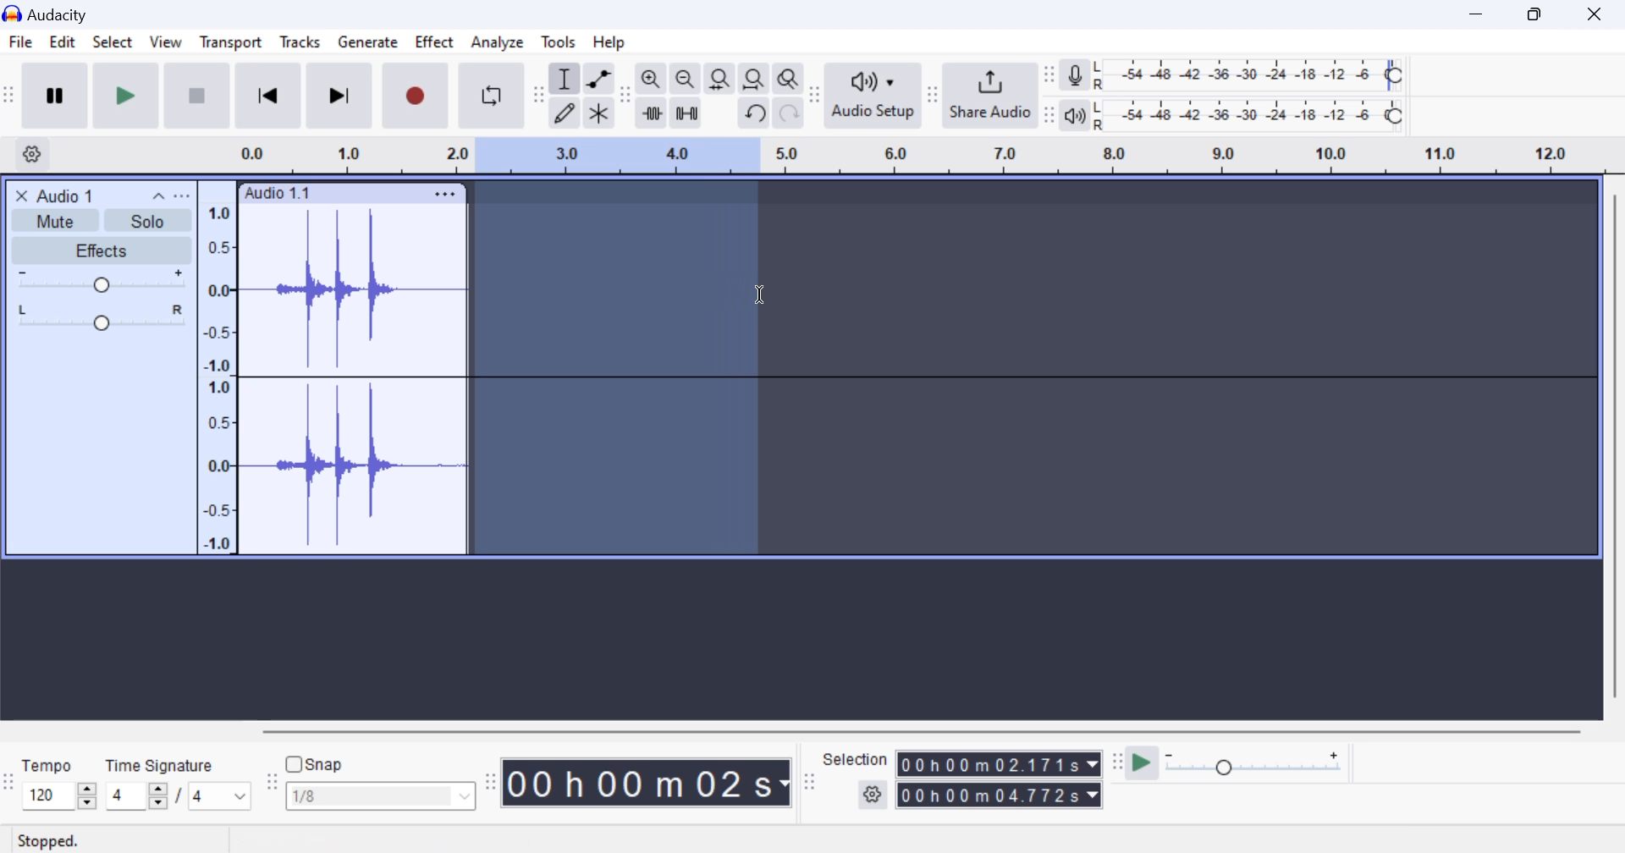 The image size is (1625, 853). Describe the element at coordinates (1540, 13) in the screenshot. I see `Minimize` at that location.